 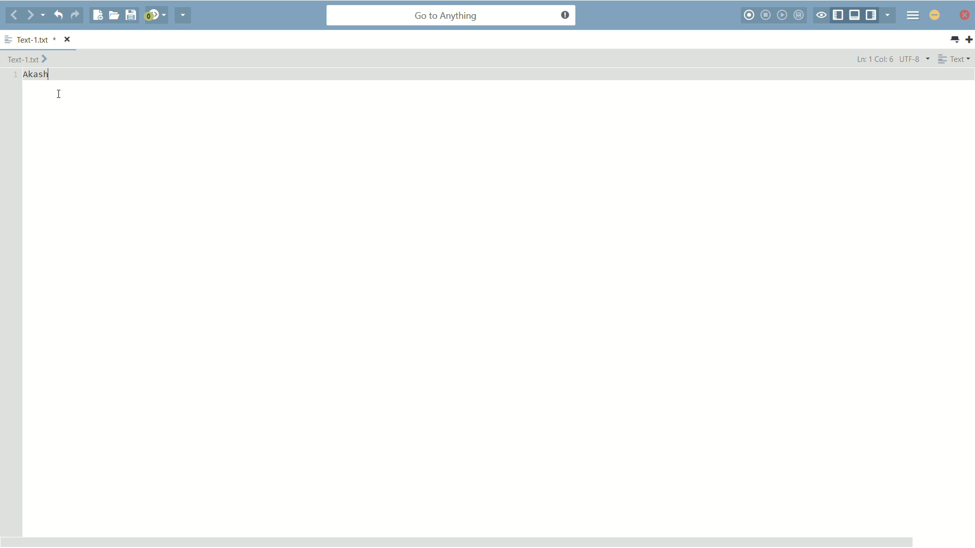 What do you see at coordinates (8, 38) in the screenshot?
I see `more options` at bounding box center [8, 38].